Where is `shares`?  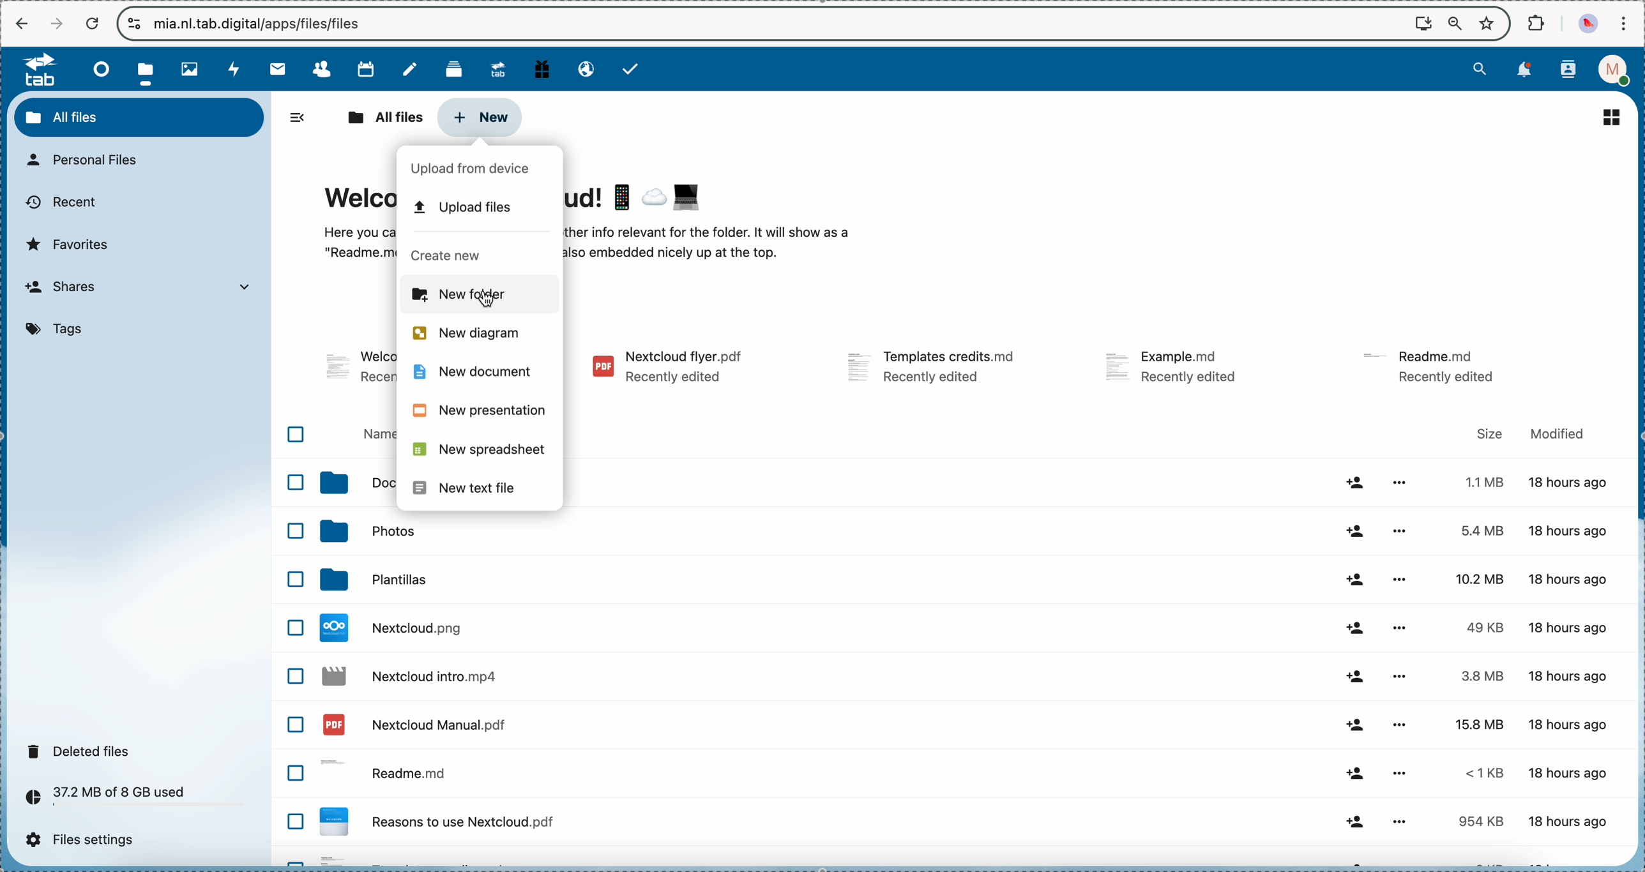 shares is located at coordinates (136, 289).